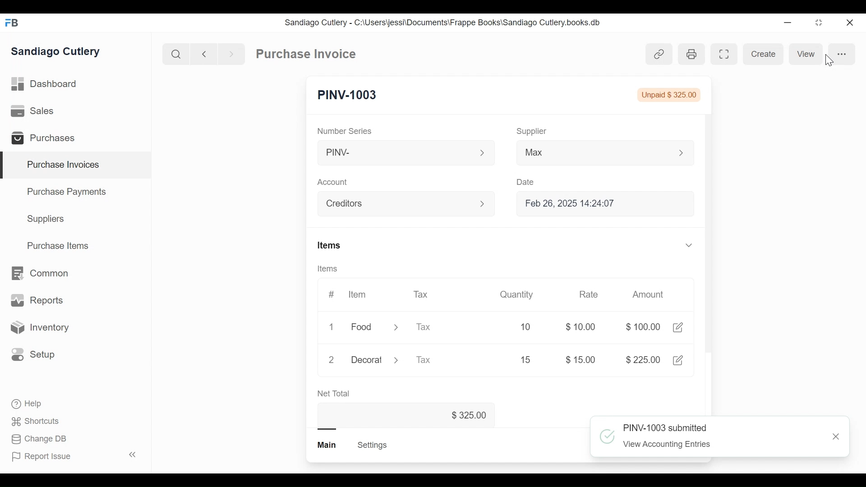 This screenshot has height=487, width=866. Describe the element at coordinates (372, 445) in the screenshot. I see `Settings` at that location.